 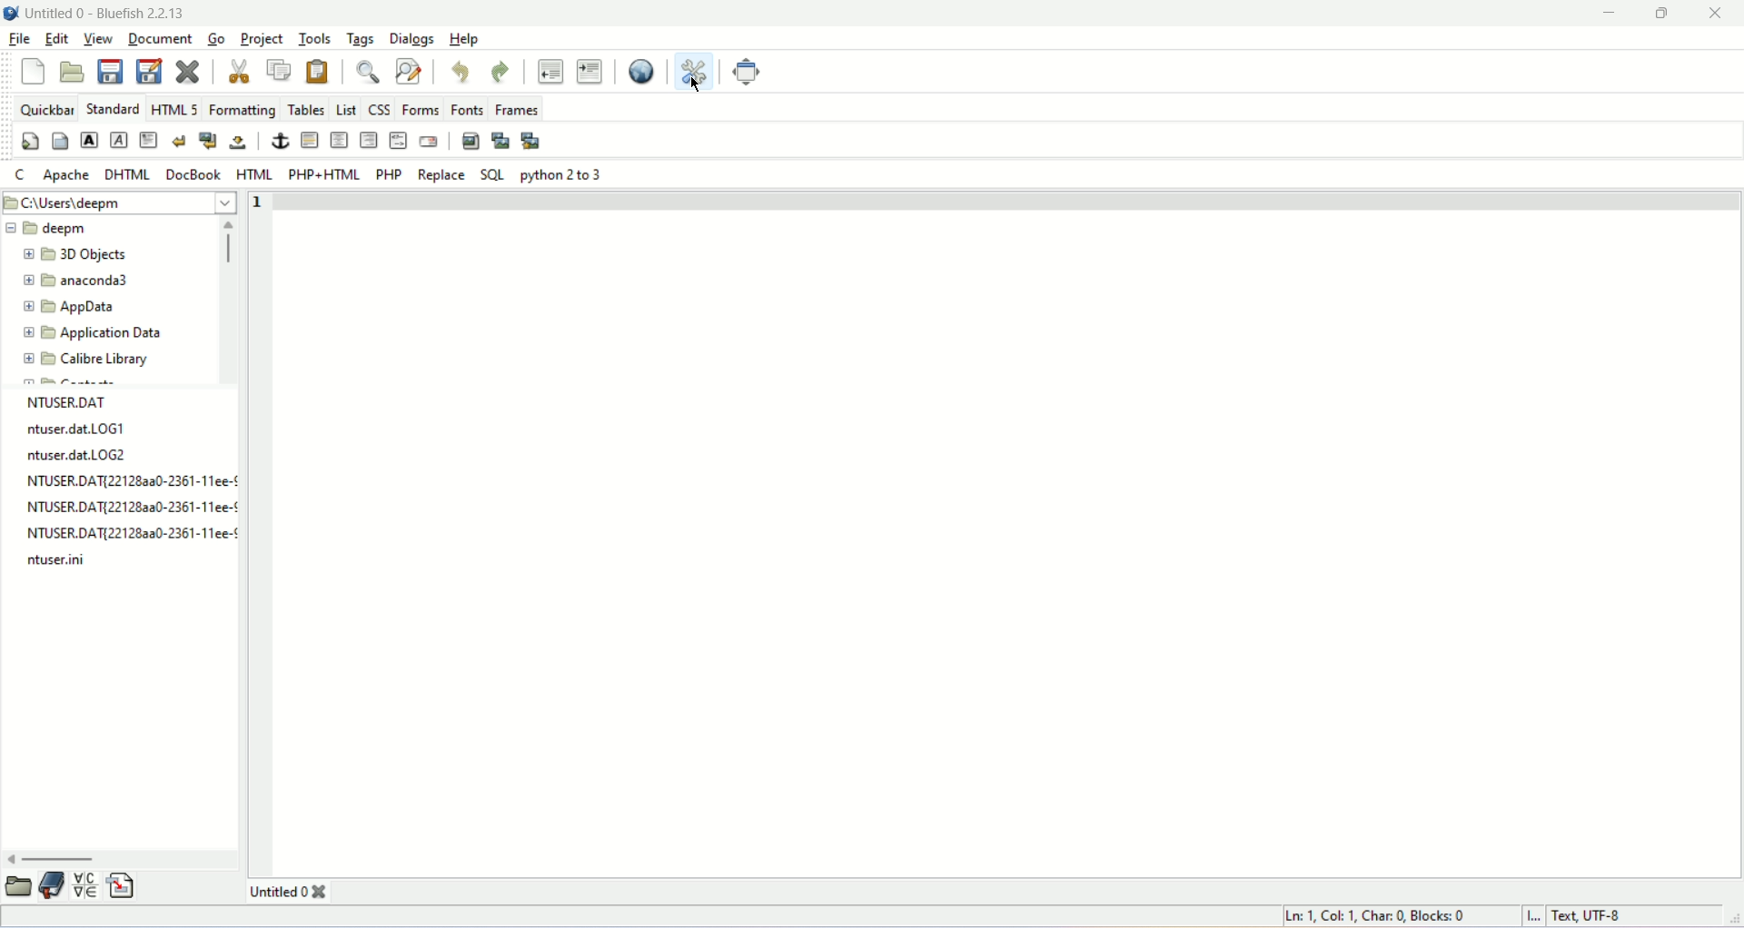 I want to click on HTML comment, so click(x=398, y=139).